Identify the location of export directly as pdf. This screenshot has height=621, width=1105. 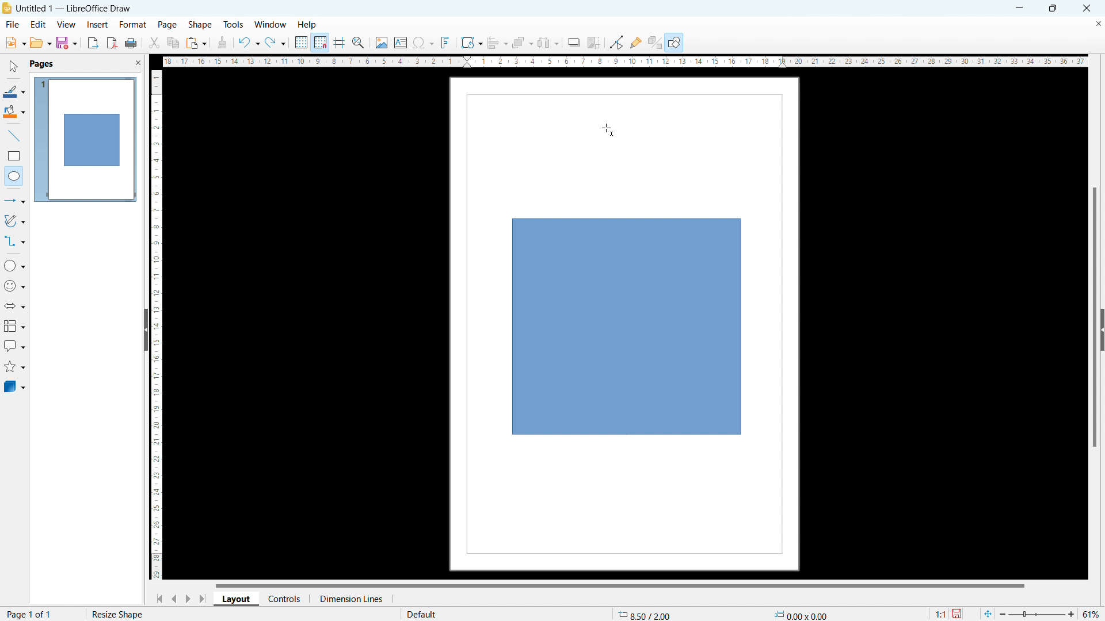
(112, 43).